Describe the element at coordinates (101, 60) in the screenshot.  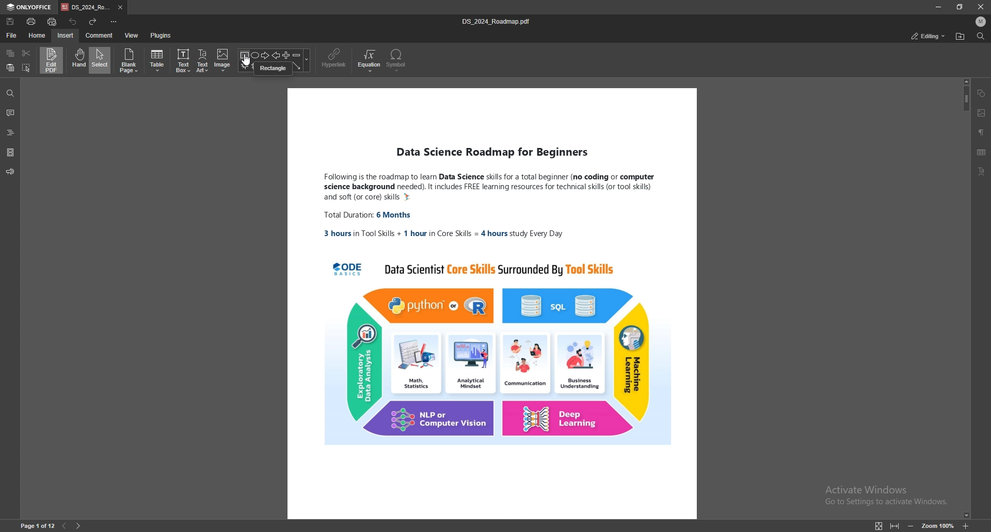
I see `select` at that location.